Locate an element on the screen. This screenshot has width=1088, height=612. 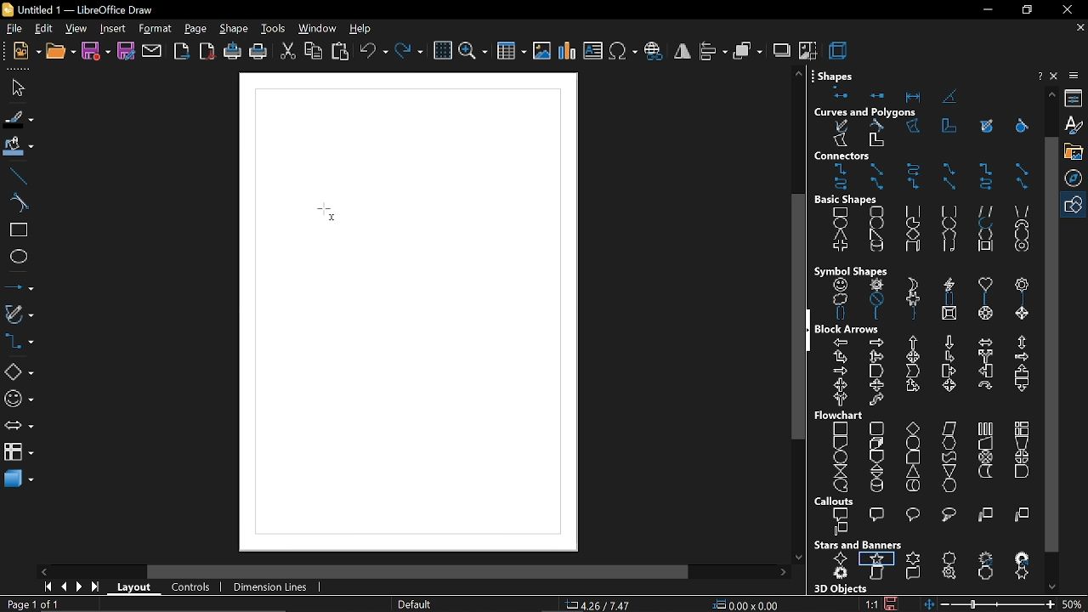
layout is located at coordinates (137, 588).